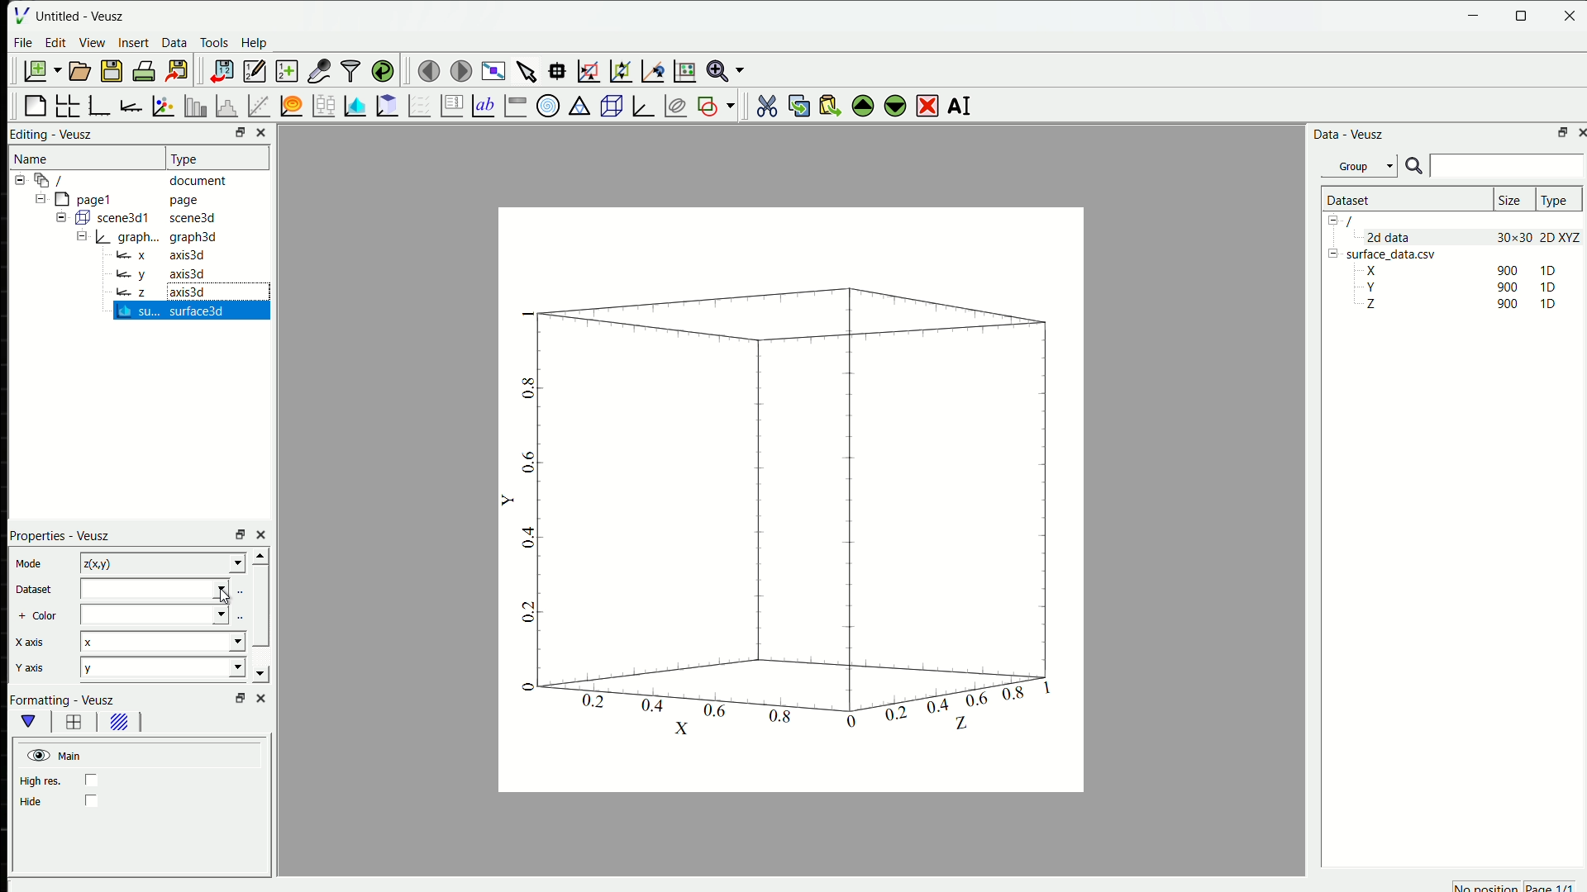 The width and height of the screenshot is (1587, 892). Describe the element at coordinates (350, 71) in the screenshot. I see `filter data` at that location.